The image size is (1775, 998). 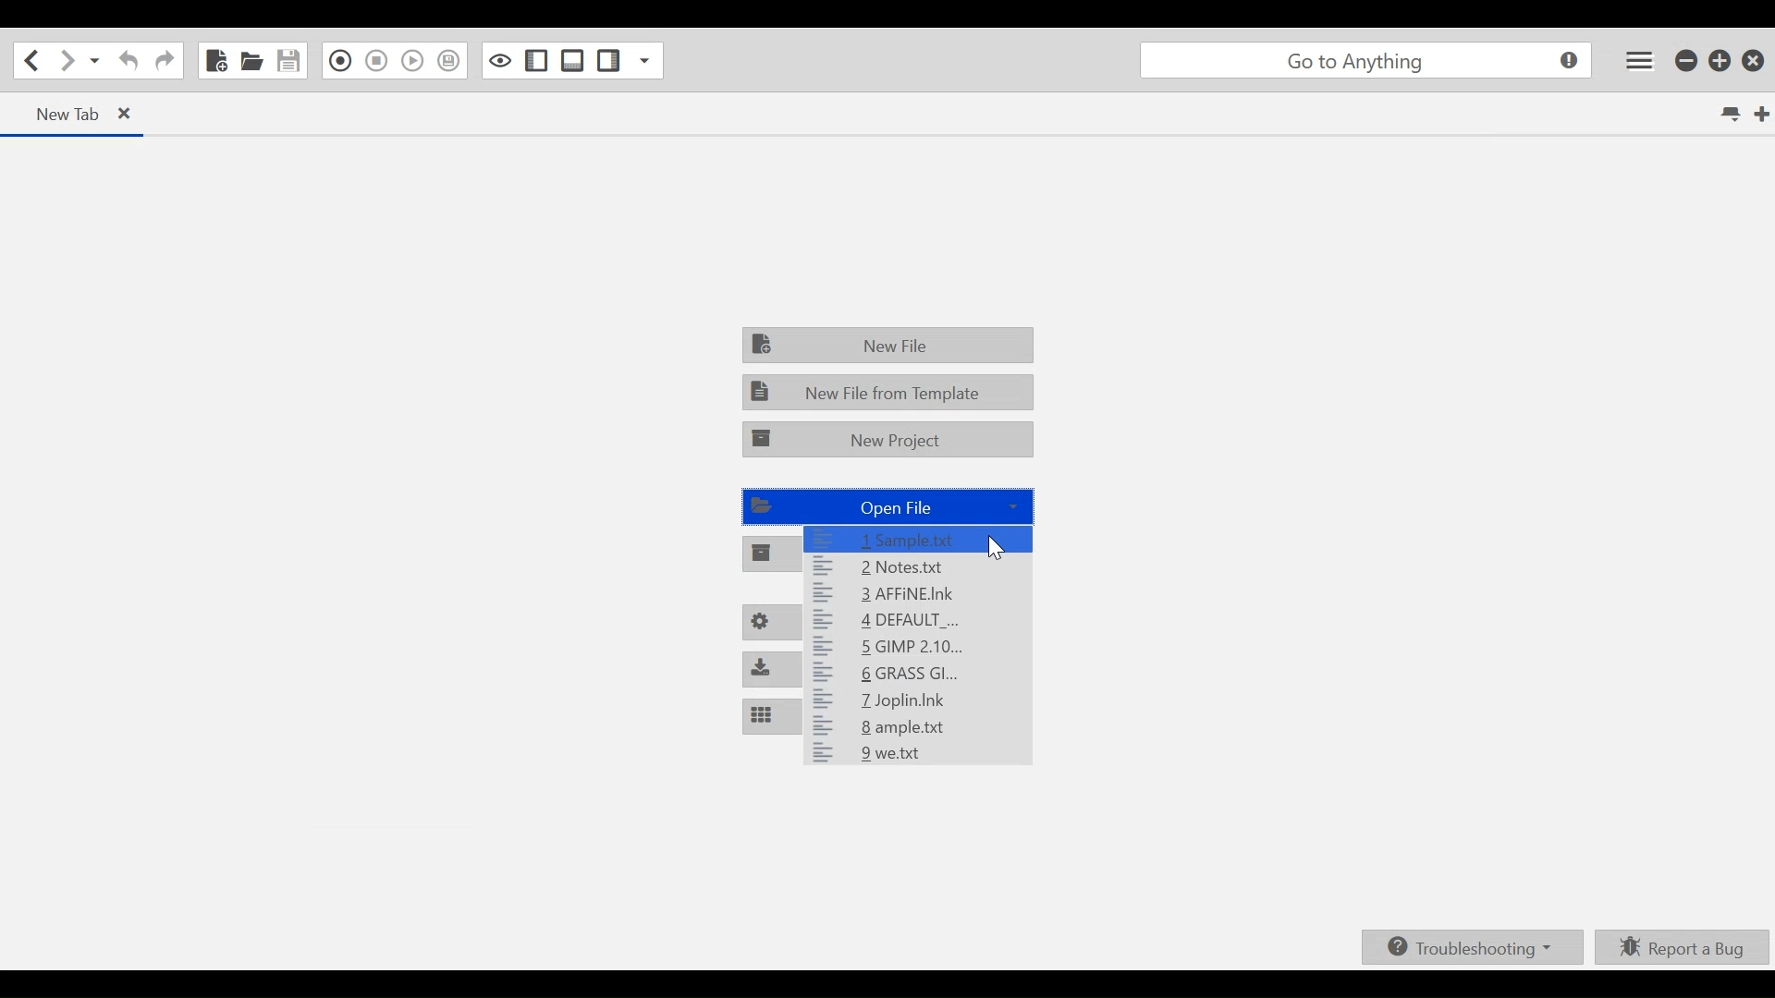 I want to click on List all tabs, so click(x=1723, y=114).